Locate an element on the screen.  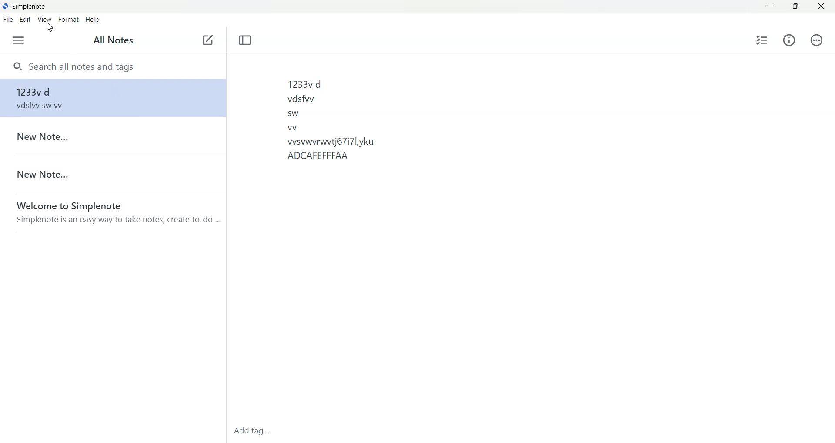
Info is located at coordinates (789, 40).